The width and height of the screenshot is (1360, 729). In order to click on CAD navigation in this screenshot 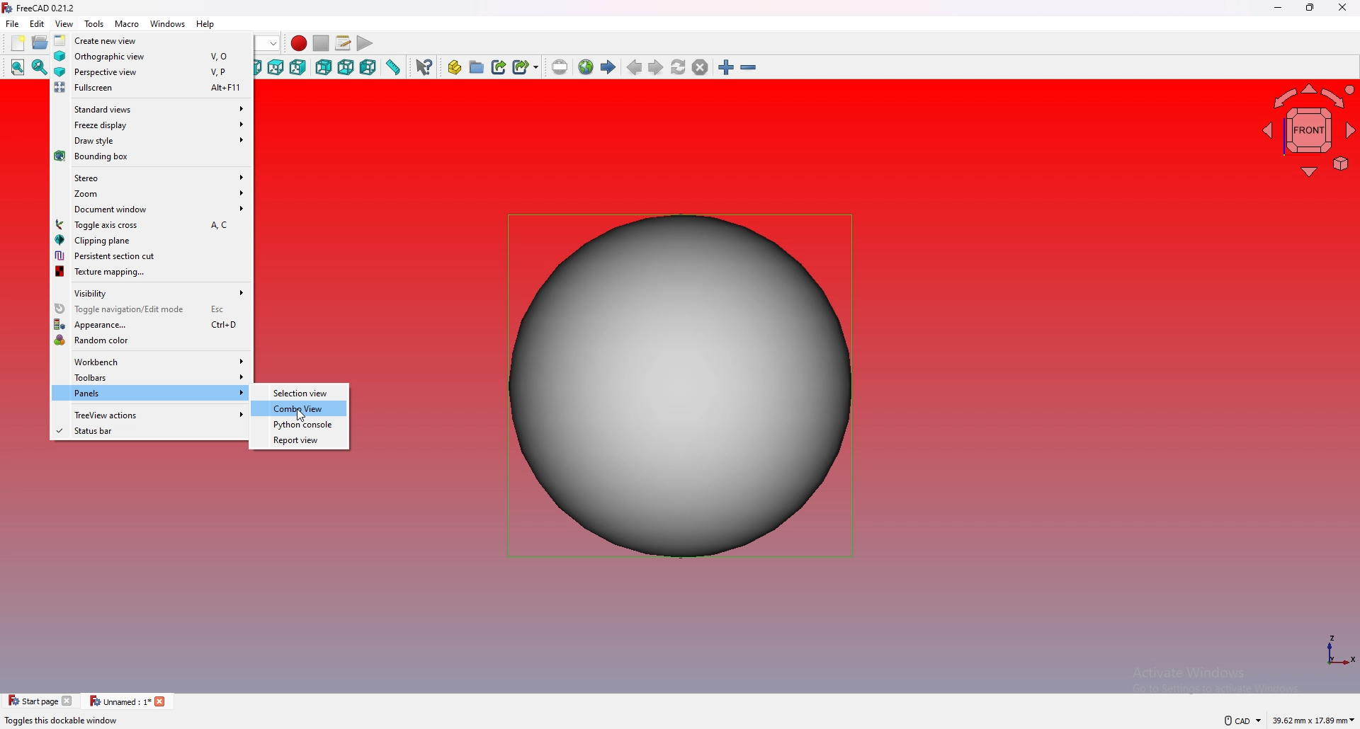, I will do `click(1240, 721)`.